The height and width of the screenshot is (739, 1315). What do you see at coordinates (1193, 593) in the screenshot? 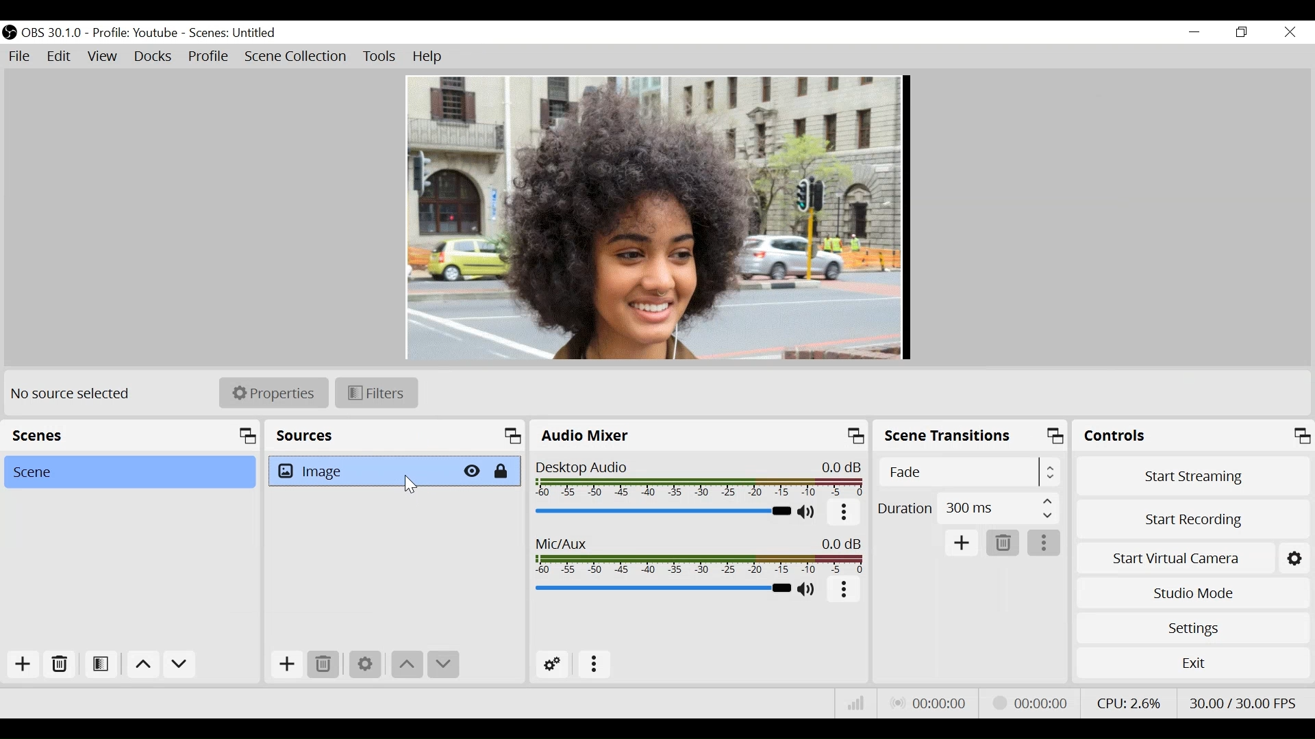
I see `Studio Mode` at bounding box center [1193, 593].